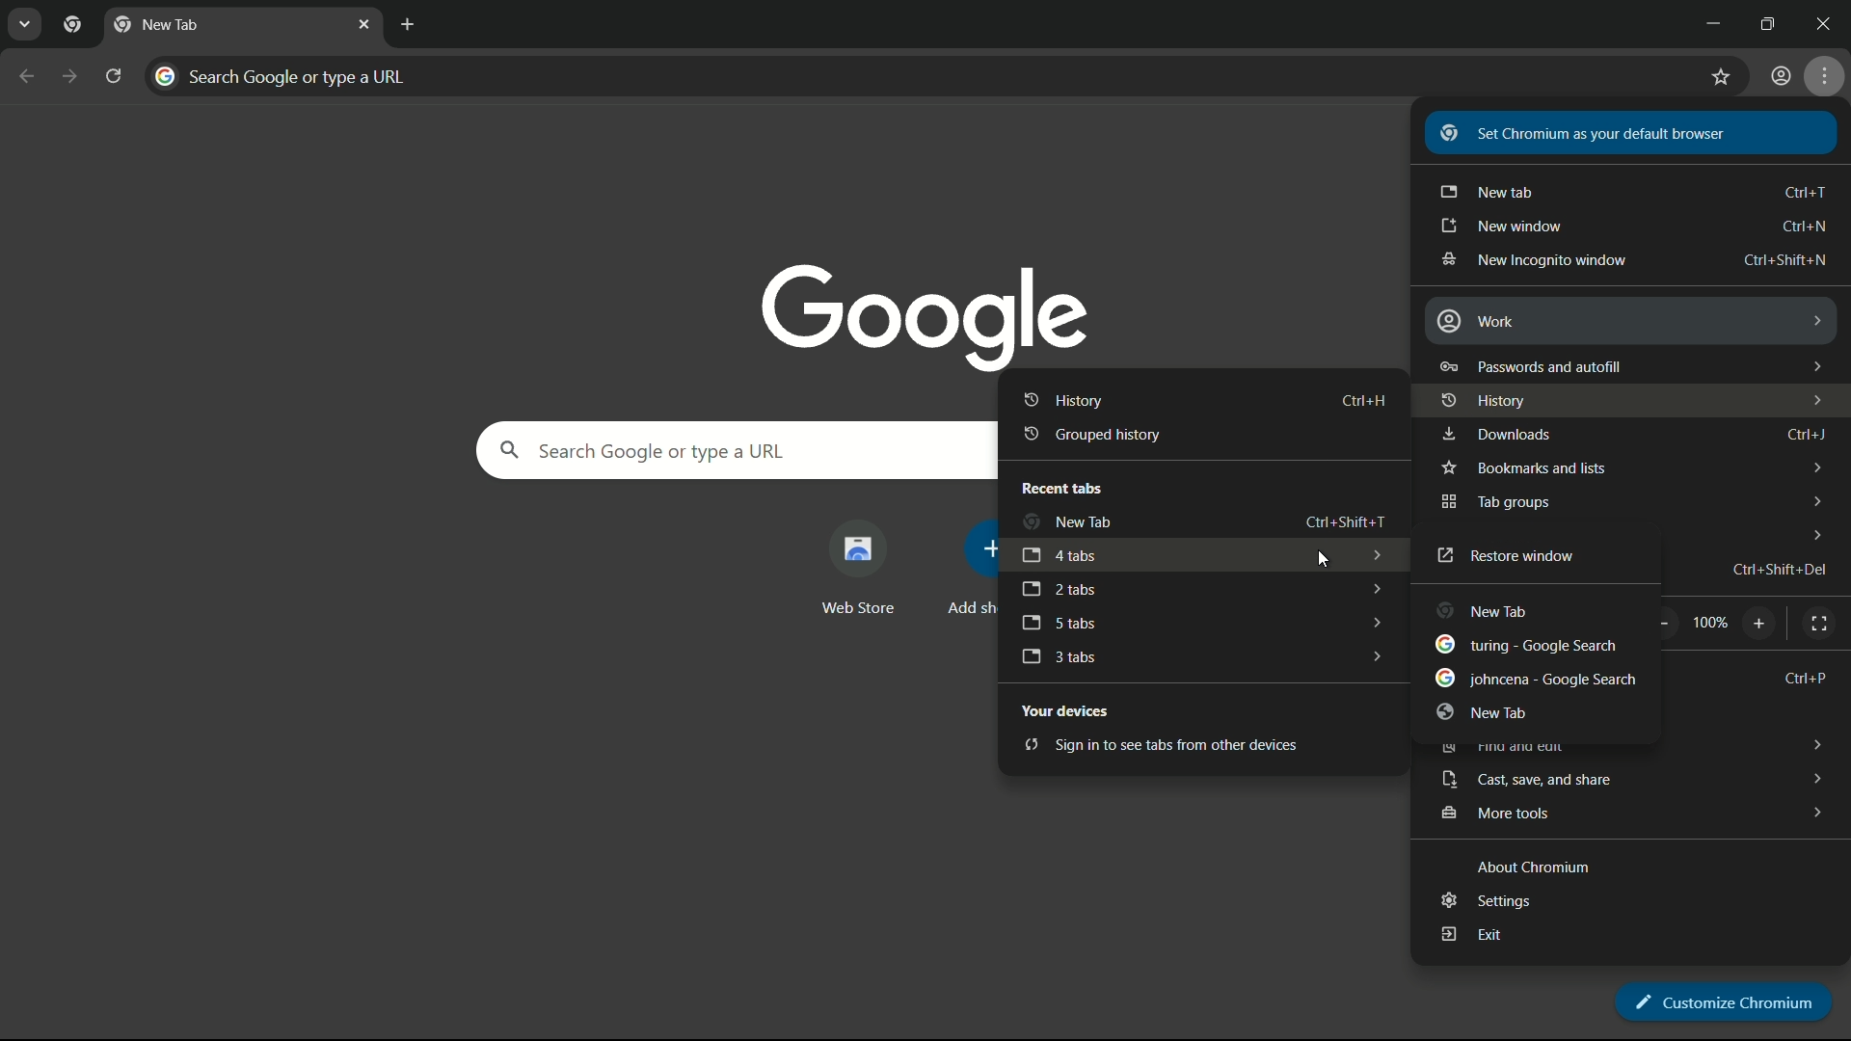  What do you see at coordinates (1472, 935) in the screenshot?
I see `exit` at bounding box center [1472, 935].